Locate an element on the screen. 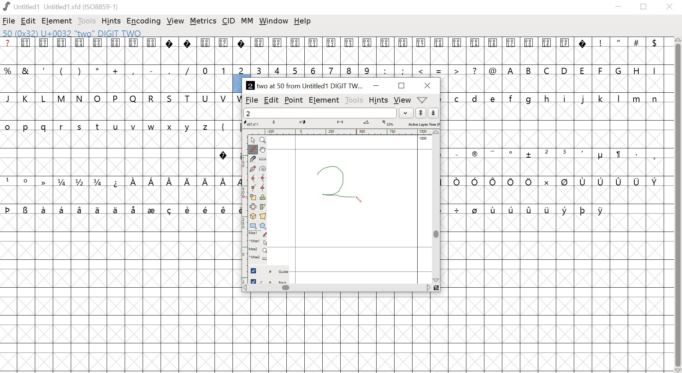  file is located at coordinates (252, 100).